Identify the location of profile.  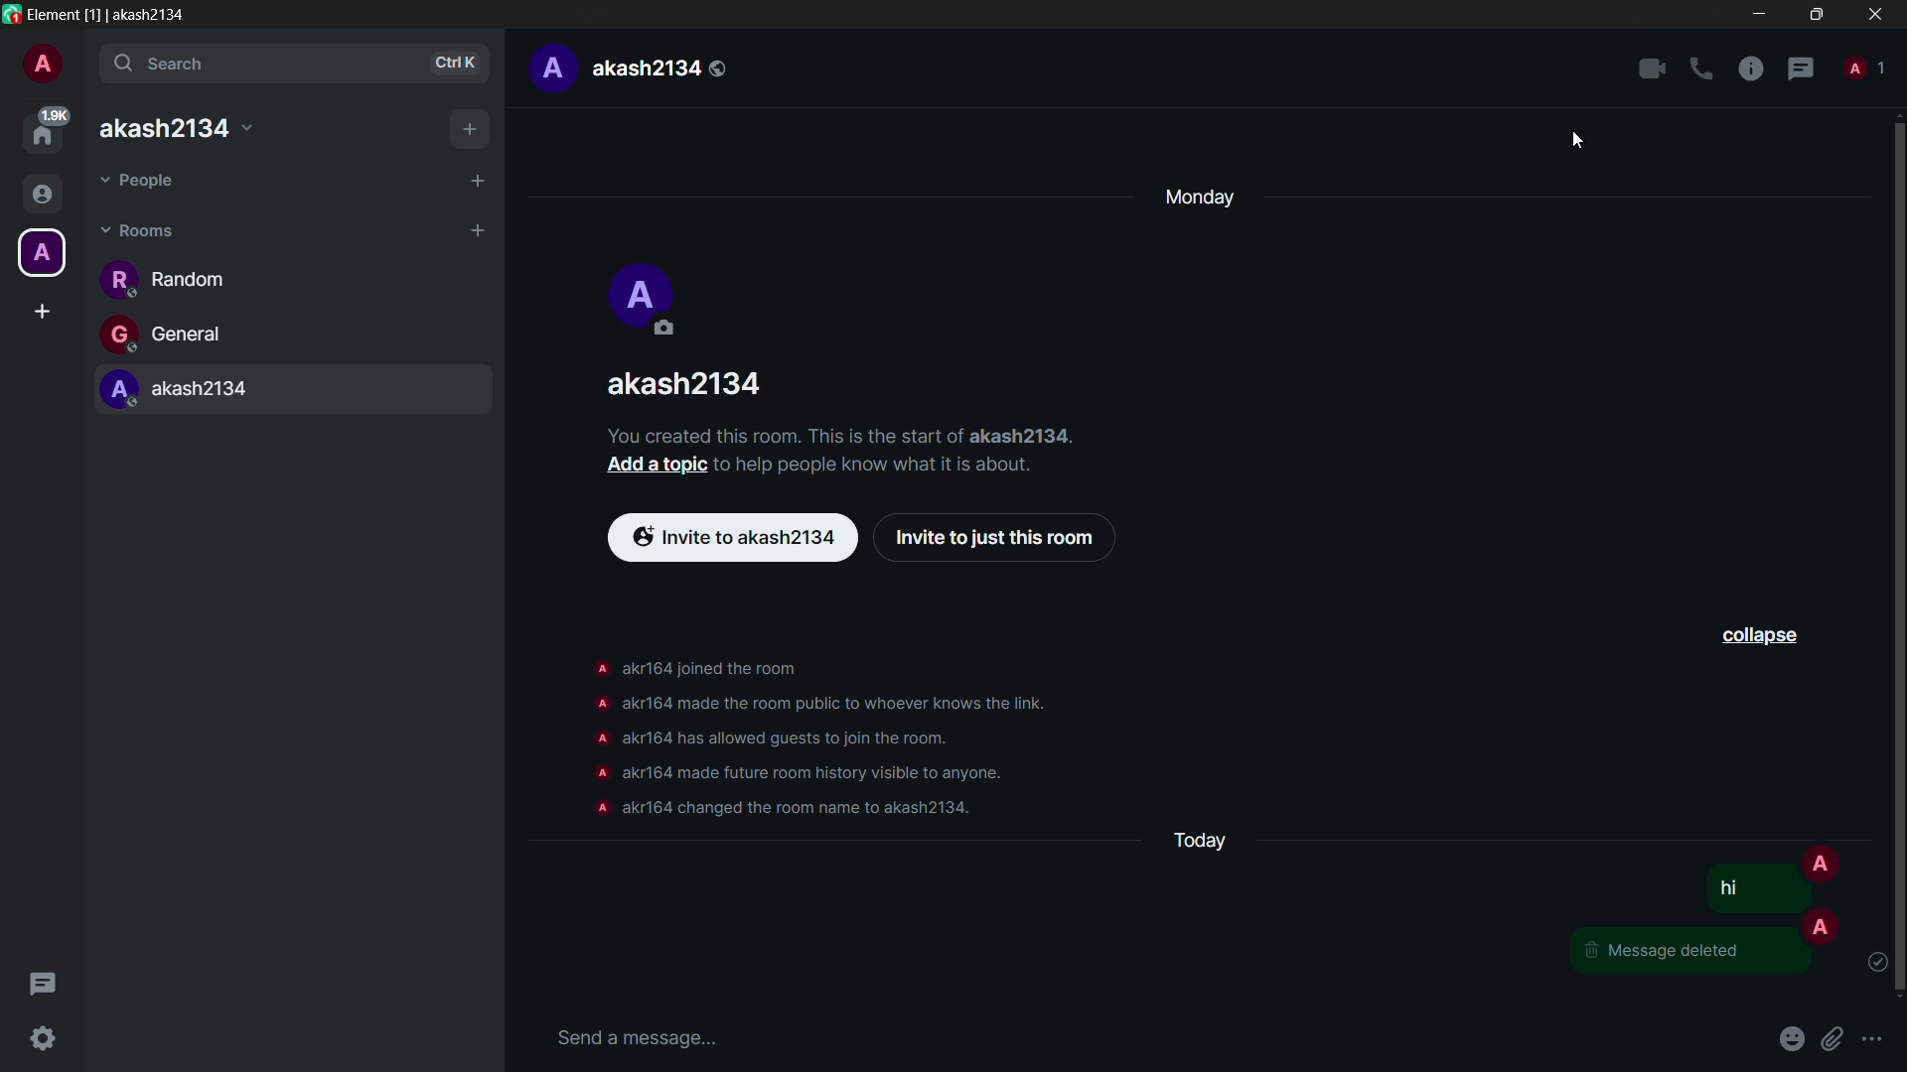
(599, 702).